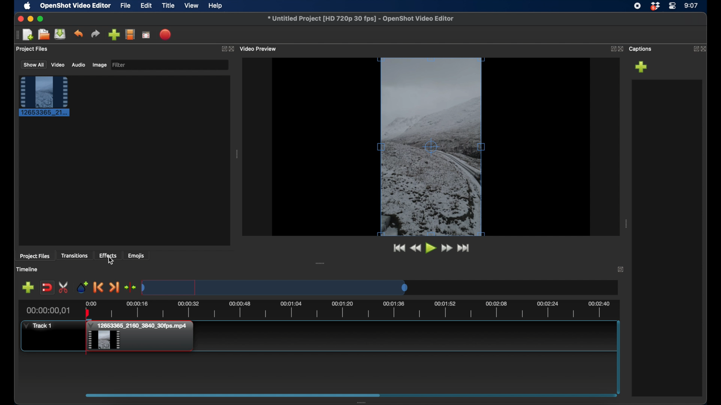  Describe the element at coordinates (637, 6) in the screenshot. I see `screen recorder icon` at that location.